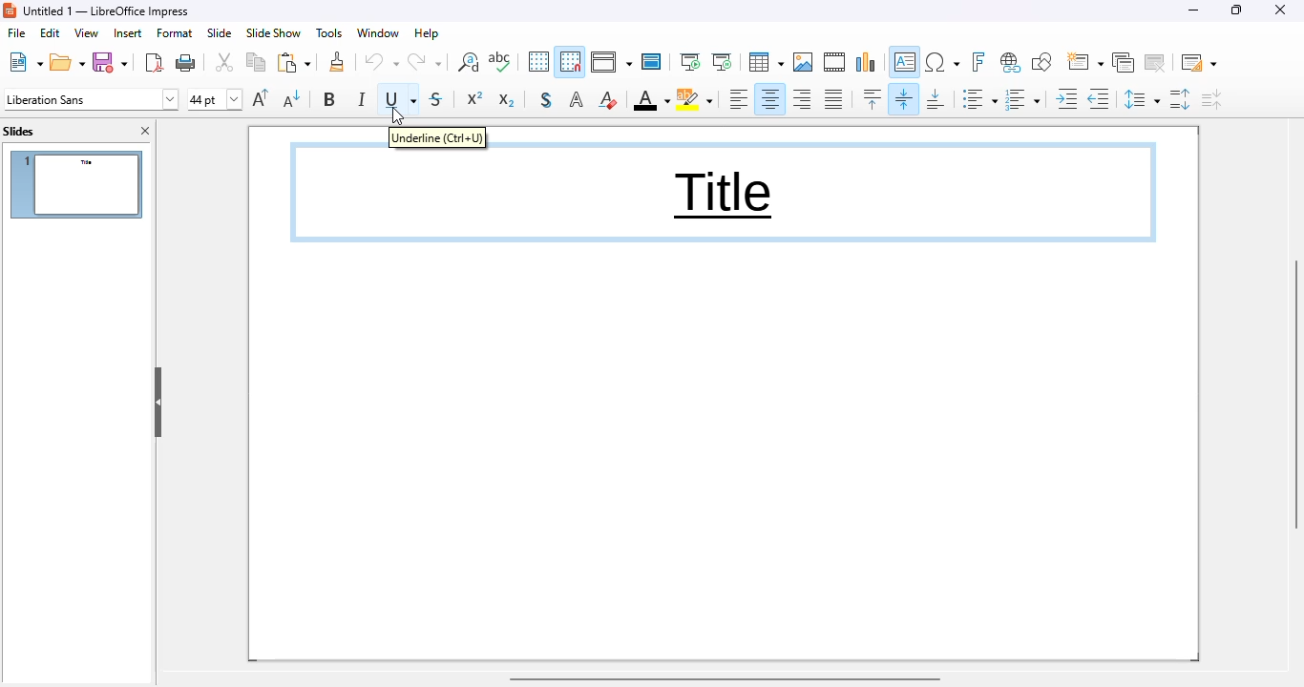 Image resolution: width=1304 pixels, height=687 pixels. What do you see at coordinates (770, 98) in the screenshot?
I see `align center` at bounding box center [770, 98].